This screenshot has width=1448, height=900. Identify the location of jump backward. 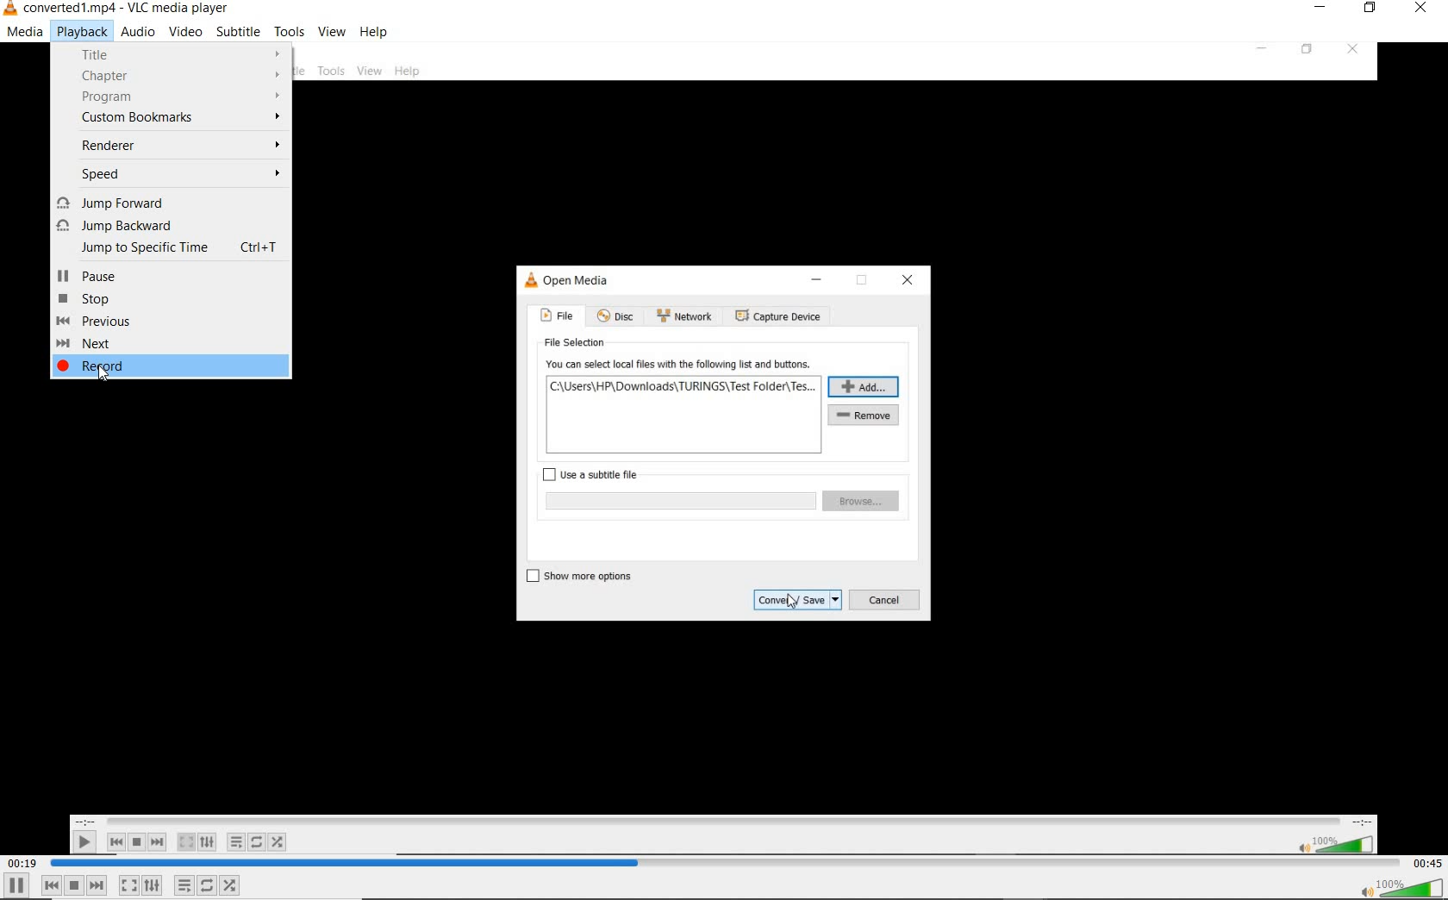
(170, 226).